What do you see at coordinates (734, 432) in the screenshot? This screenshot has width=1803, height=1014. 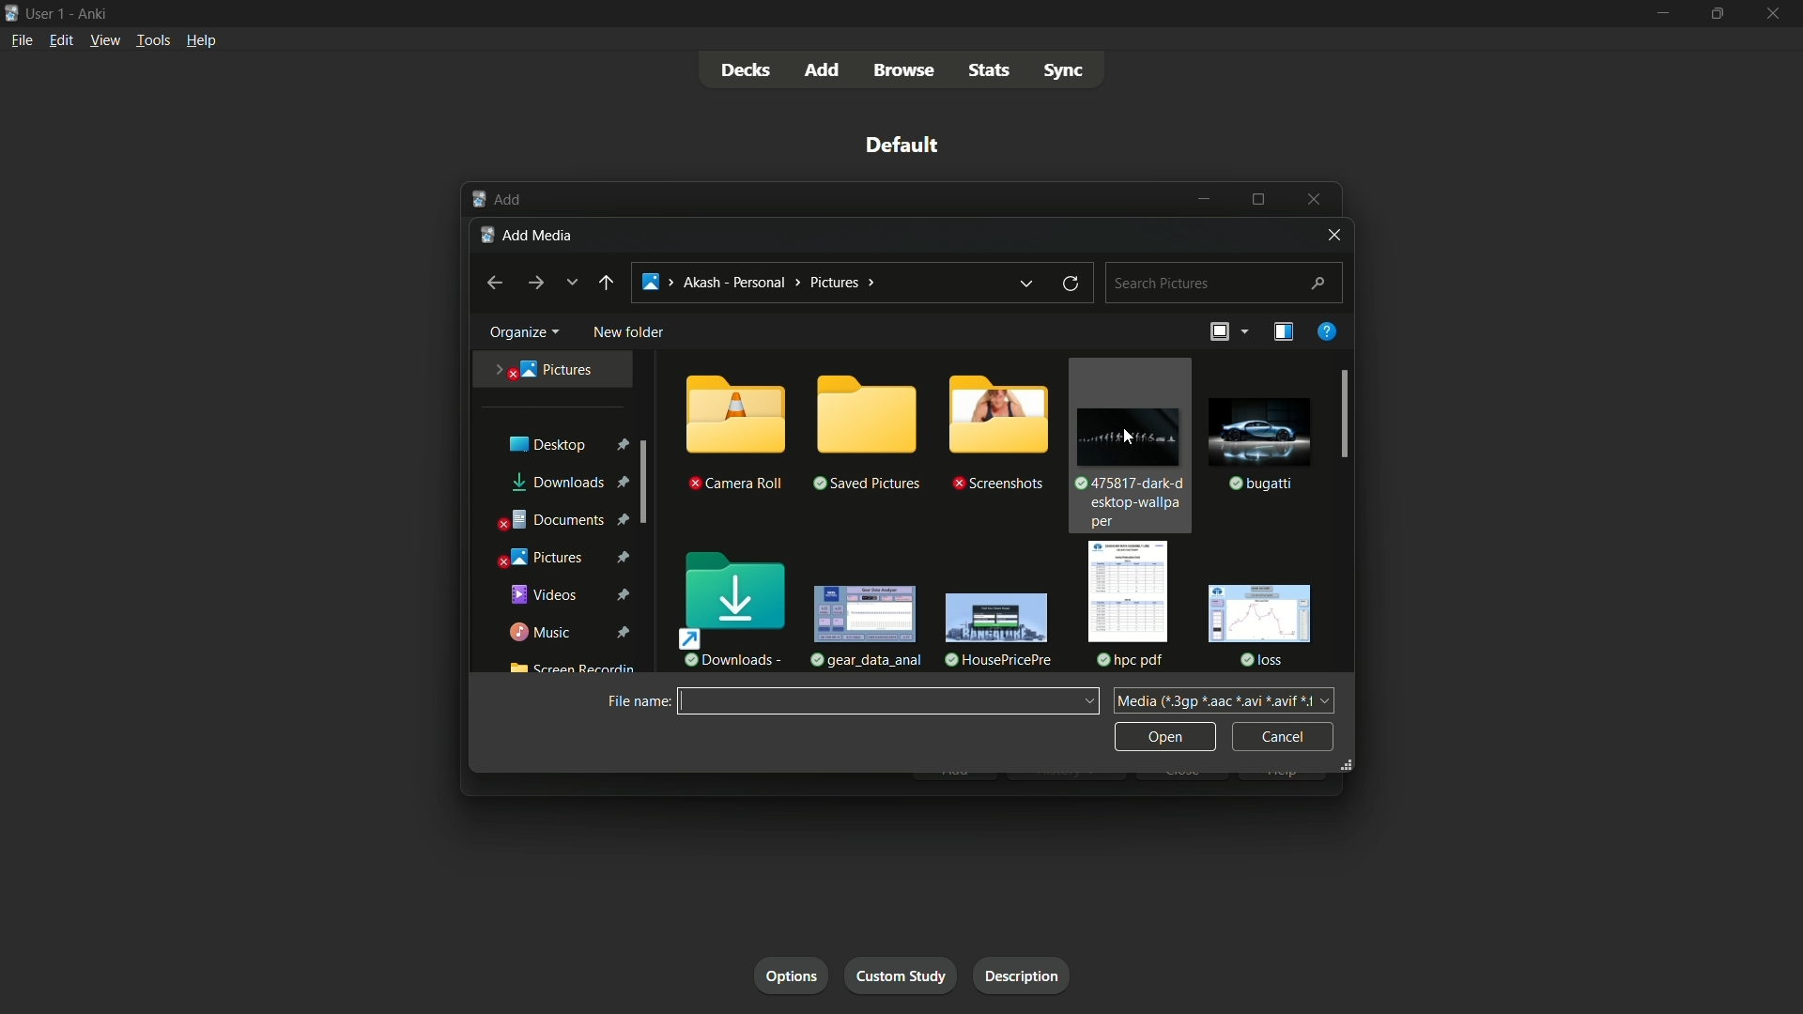 I see `folder-1` at bounding box center [734, 432].